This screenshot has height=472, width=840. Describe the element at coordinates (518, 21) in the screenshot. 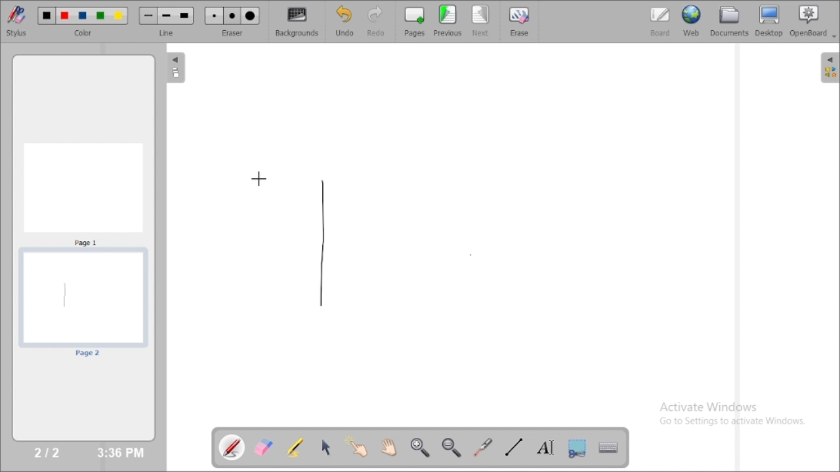

I see `erase` at that location.